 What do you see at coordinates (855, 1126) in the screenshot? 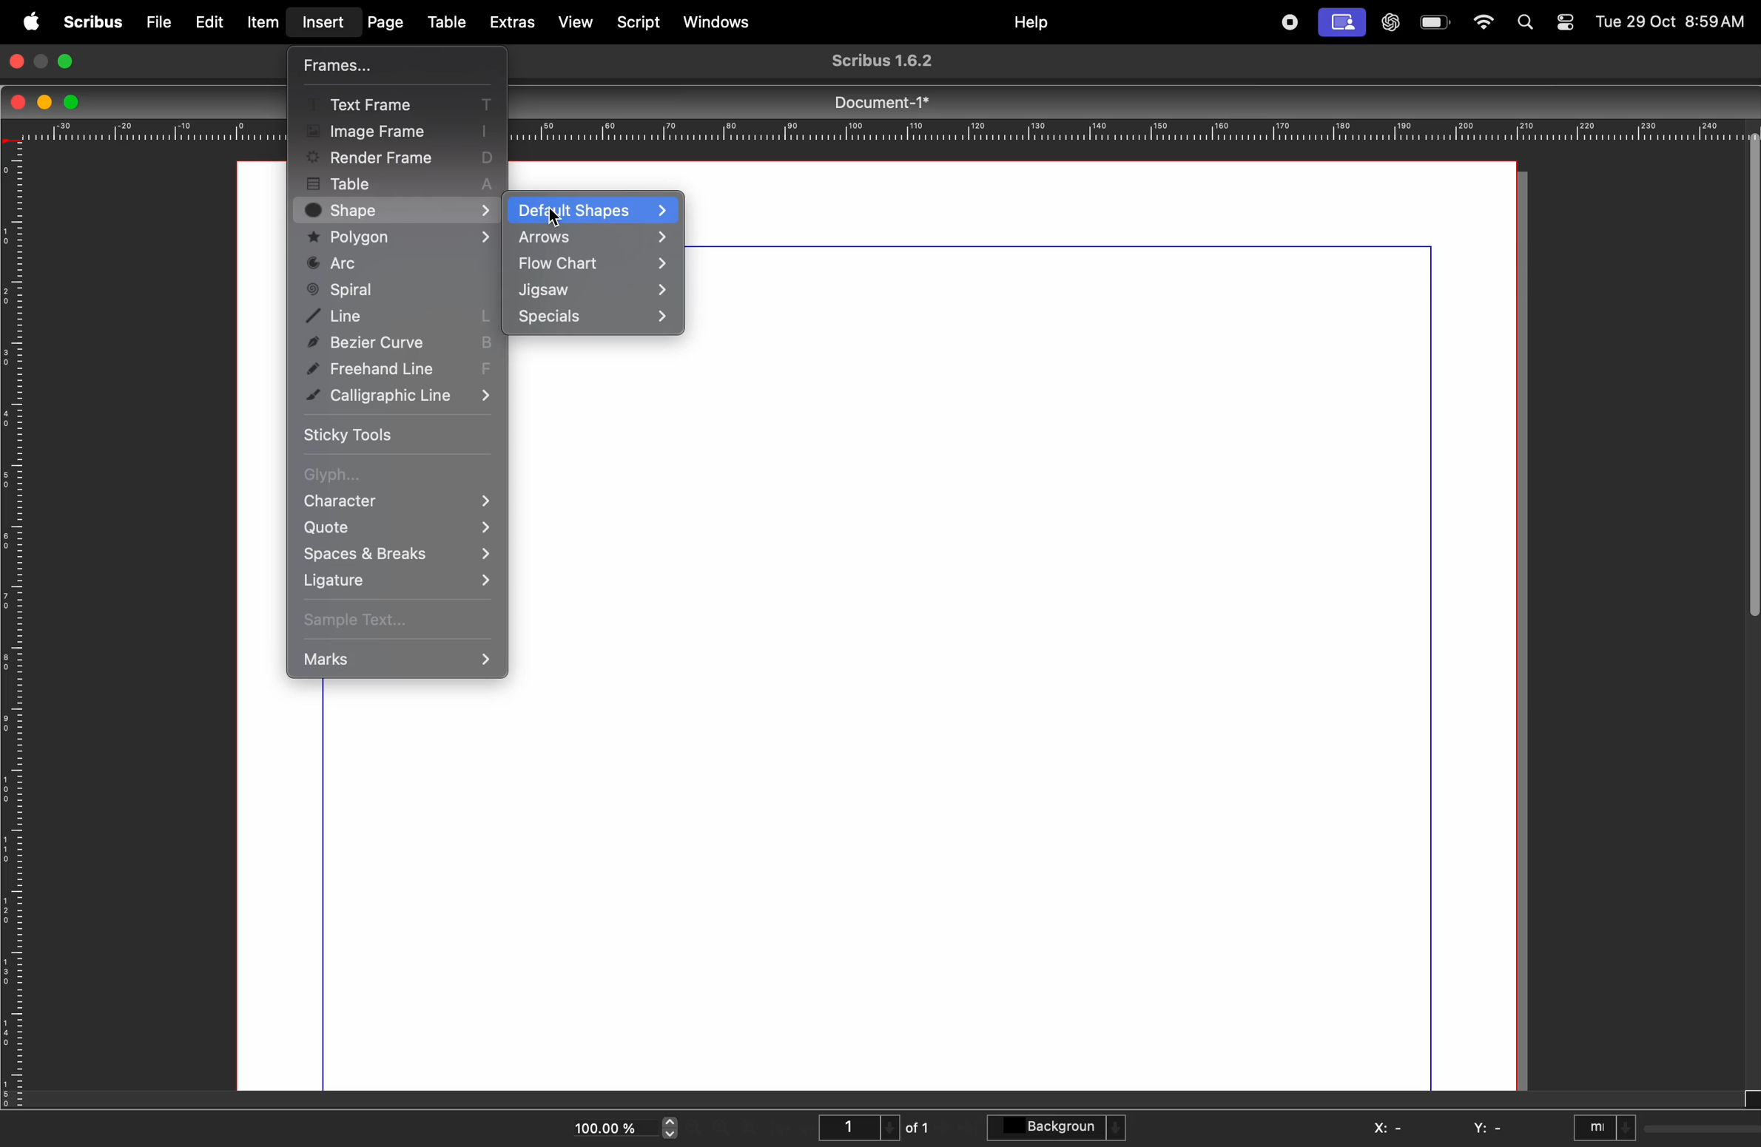
I see `1` at bounding box center [855, 1126].